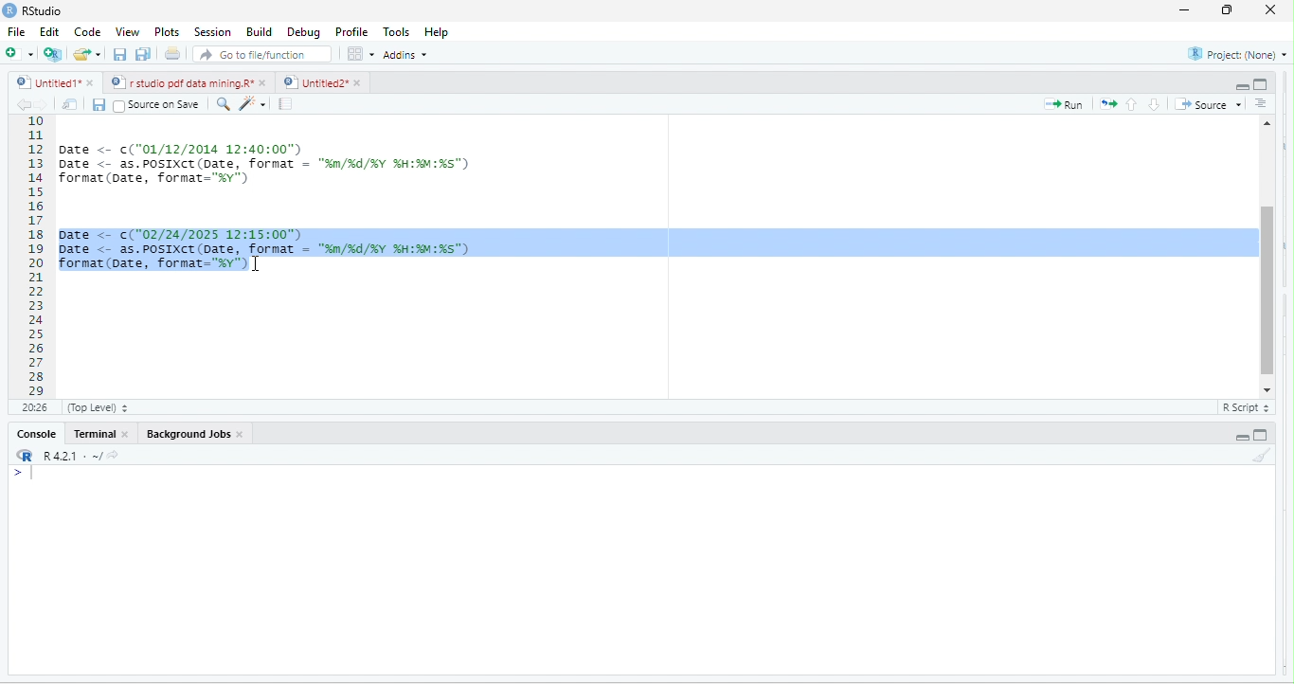  I want to click on Edit, so click(49, 34).